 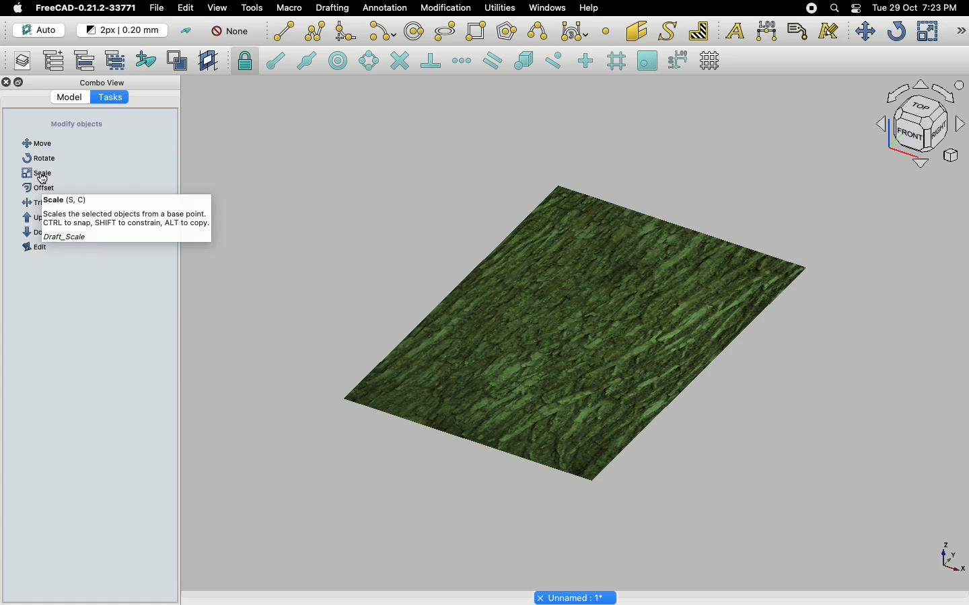 What do you see at coordinates (441, 7) in the screenshot?
I see `Modification` at bounding box center [441, 7].